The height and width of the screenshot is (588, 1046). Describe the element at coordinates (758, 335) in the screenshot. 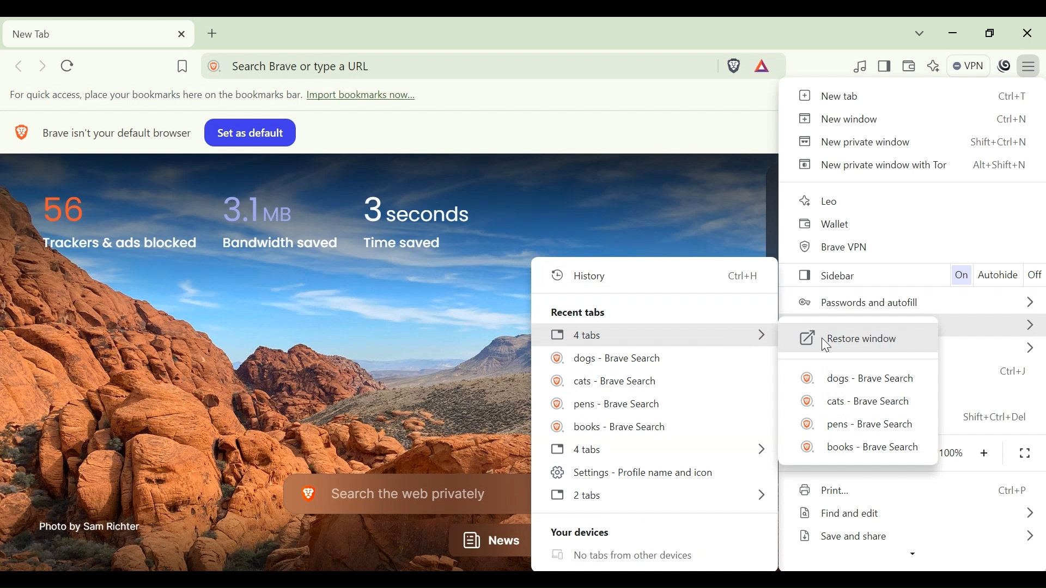

I see `MORE` at that location.